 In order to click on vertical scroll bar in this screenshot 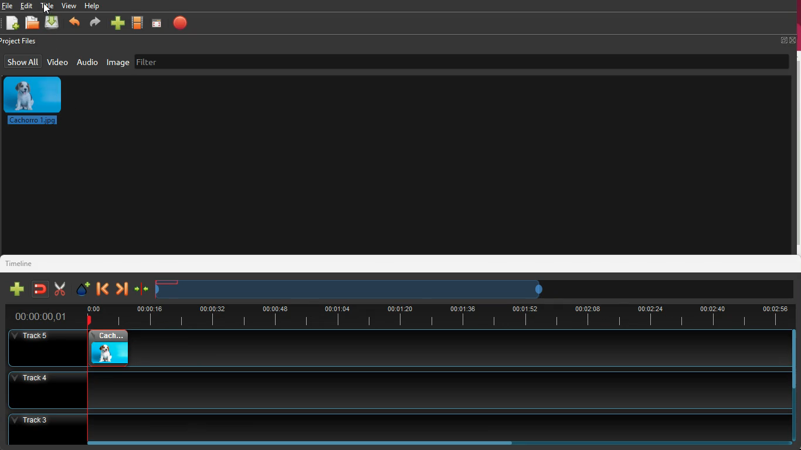, I will do `click(796, 358)`.